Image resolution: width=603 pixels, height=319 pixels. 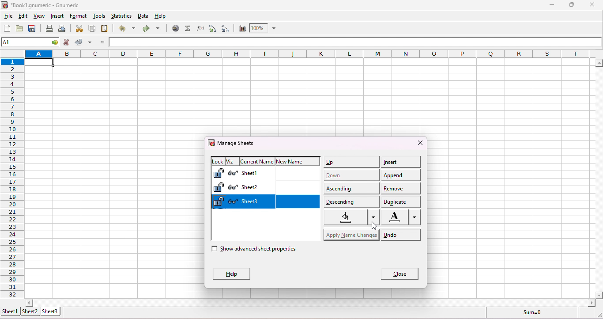 I want to click on sum into the current cell, so click(x=187, y=29).